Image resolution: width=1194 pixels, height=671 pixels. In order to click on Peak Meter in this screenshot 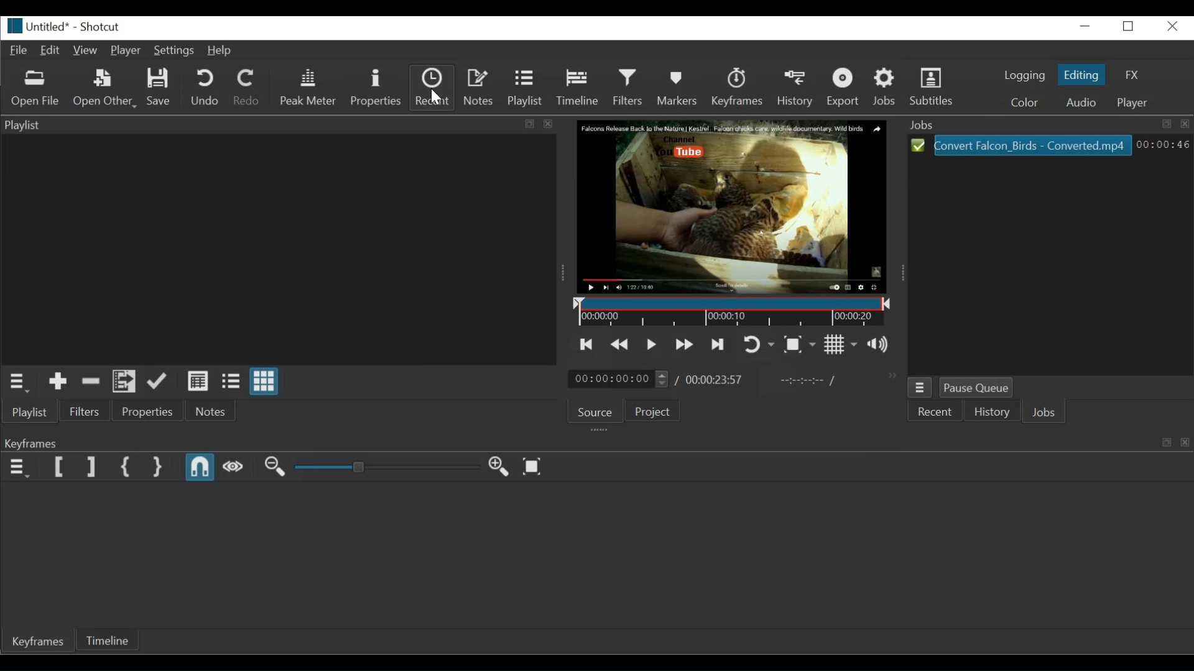, I will do `click(310, 87)`.